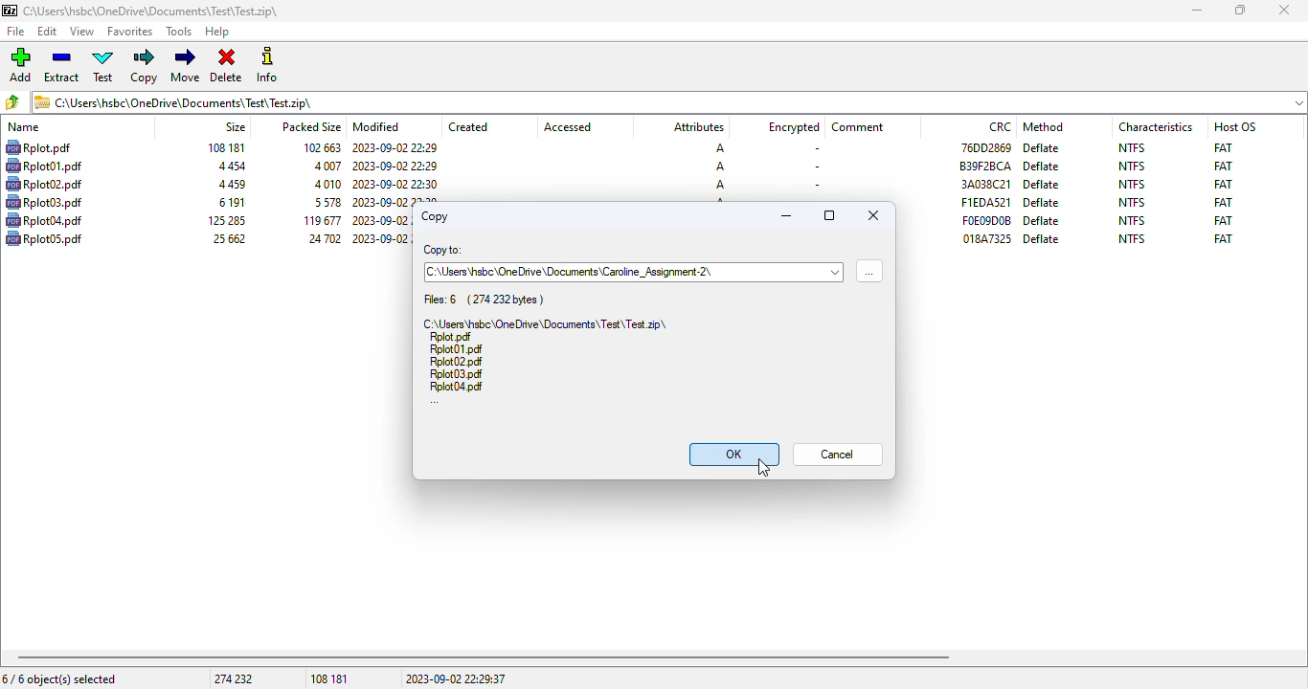  What do you see at coordinates (442, 251) in the screenshot?
I see `copy to: ` at bounding box center [442, 251].